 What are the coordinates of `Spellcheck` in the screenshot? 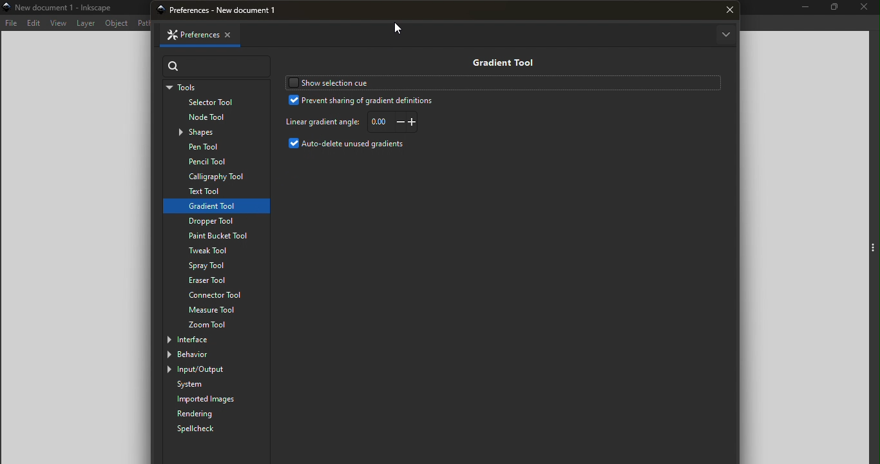 It's located at (204, 429).